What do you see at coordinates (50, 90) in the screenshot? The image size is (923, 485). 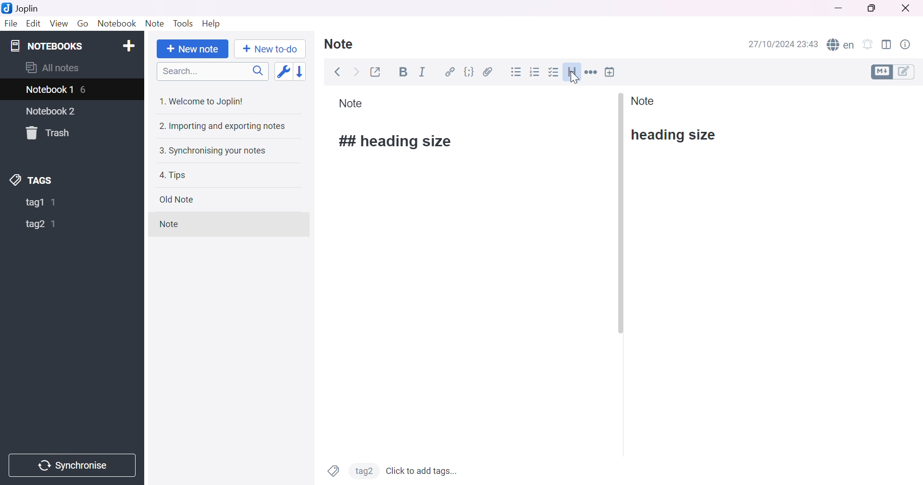 I see `Notebook 1` at bounding box center [50, 90].